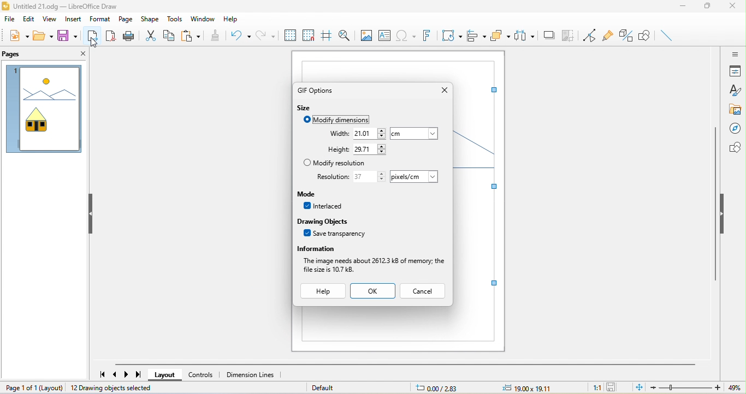 The height and width of the screenshot is (394, 746). Describe the element at coordinates (639, 387) in the screenshot. I see `fit page ` at that location.